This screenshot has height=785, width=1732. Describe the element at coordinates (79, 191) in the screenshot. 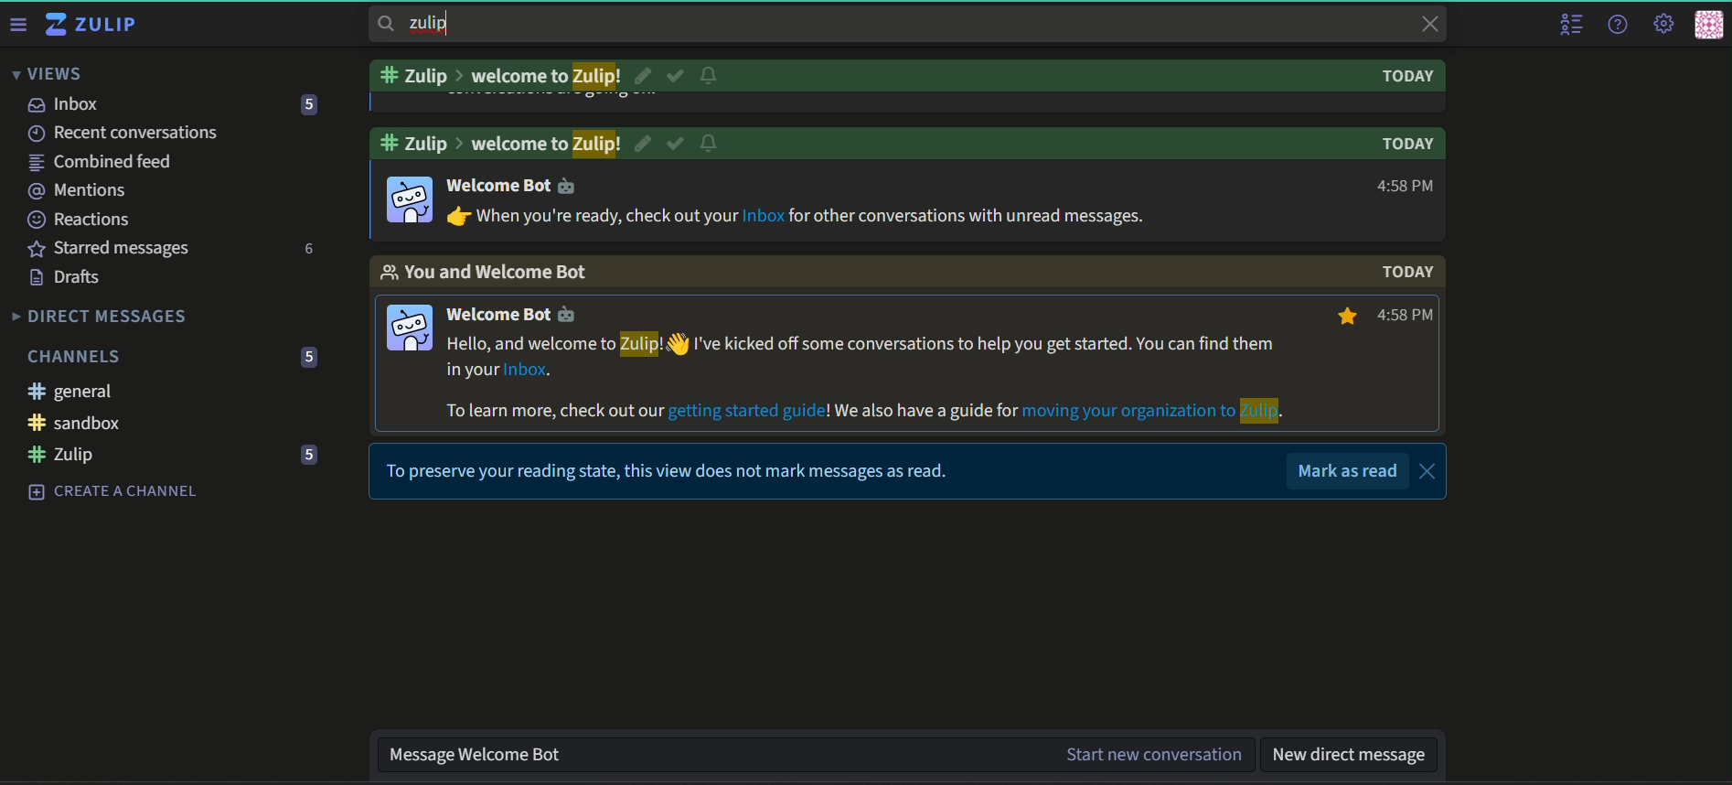

I see `mentions` at that location.